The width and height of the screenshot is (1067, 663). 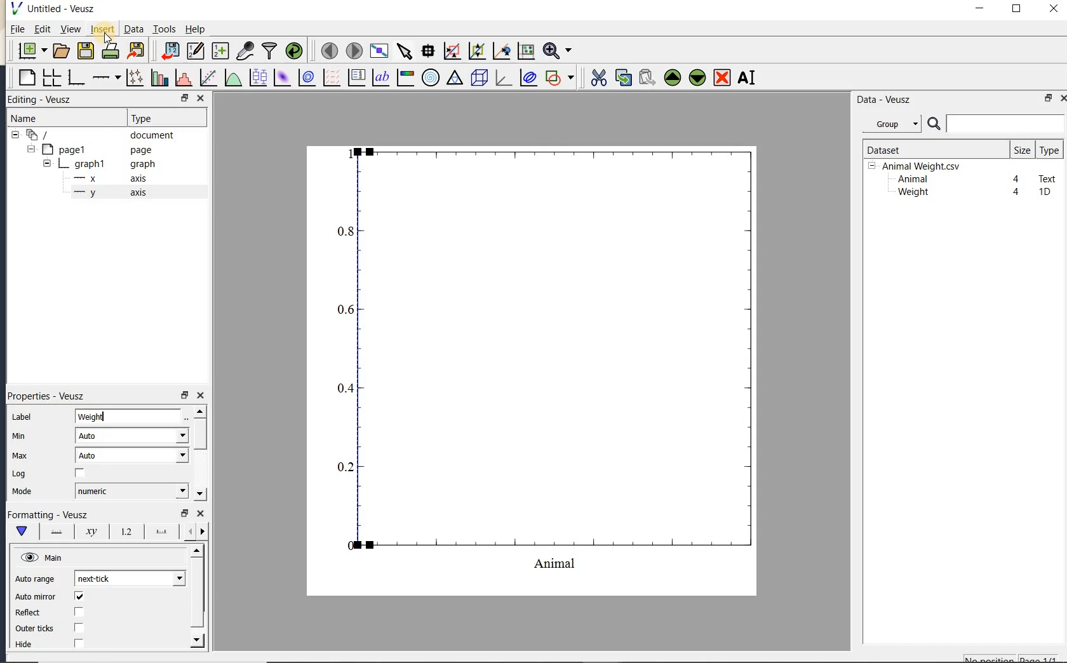 What do you see at coordinates (20, 455) in the screenshot?
I see `Max` at bounding box center [20, 455].